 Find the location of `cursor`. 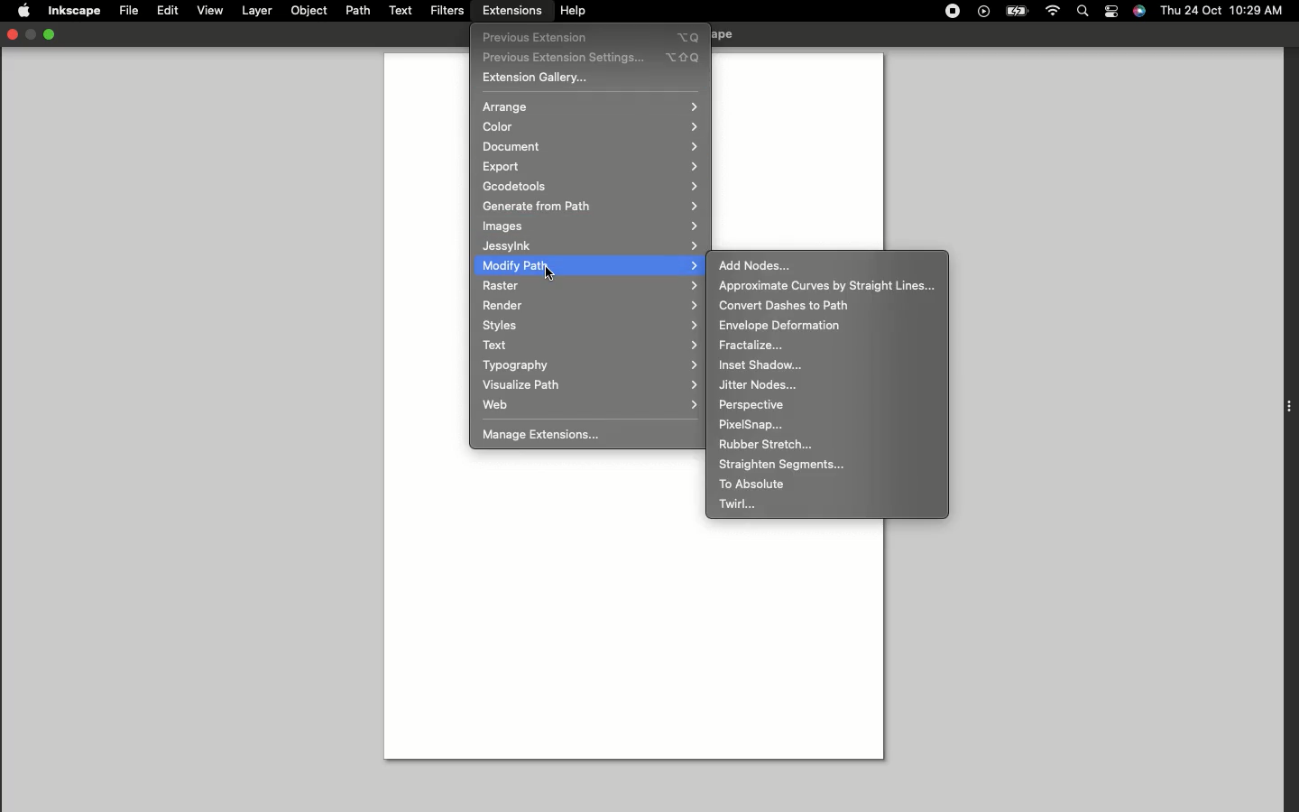

cursor is located at coordinates (551, 272).